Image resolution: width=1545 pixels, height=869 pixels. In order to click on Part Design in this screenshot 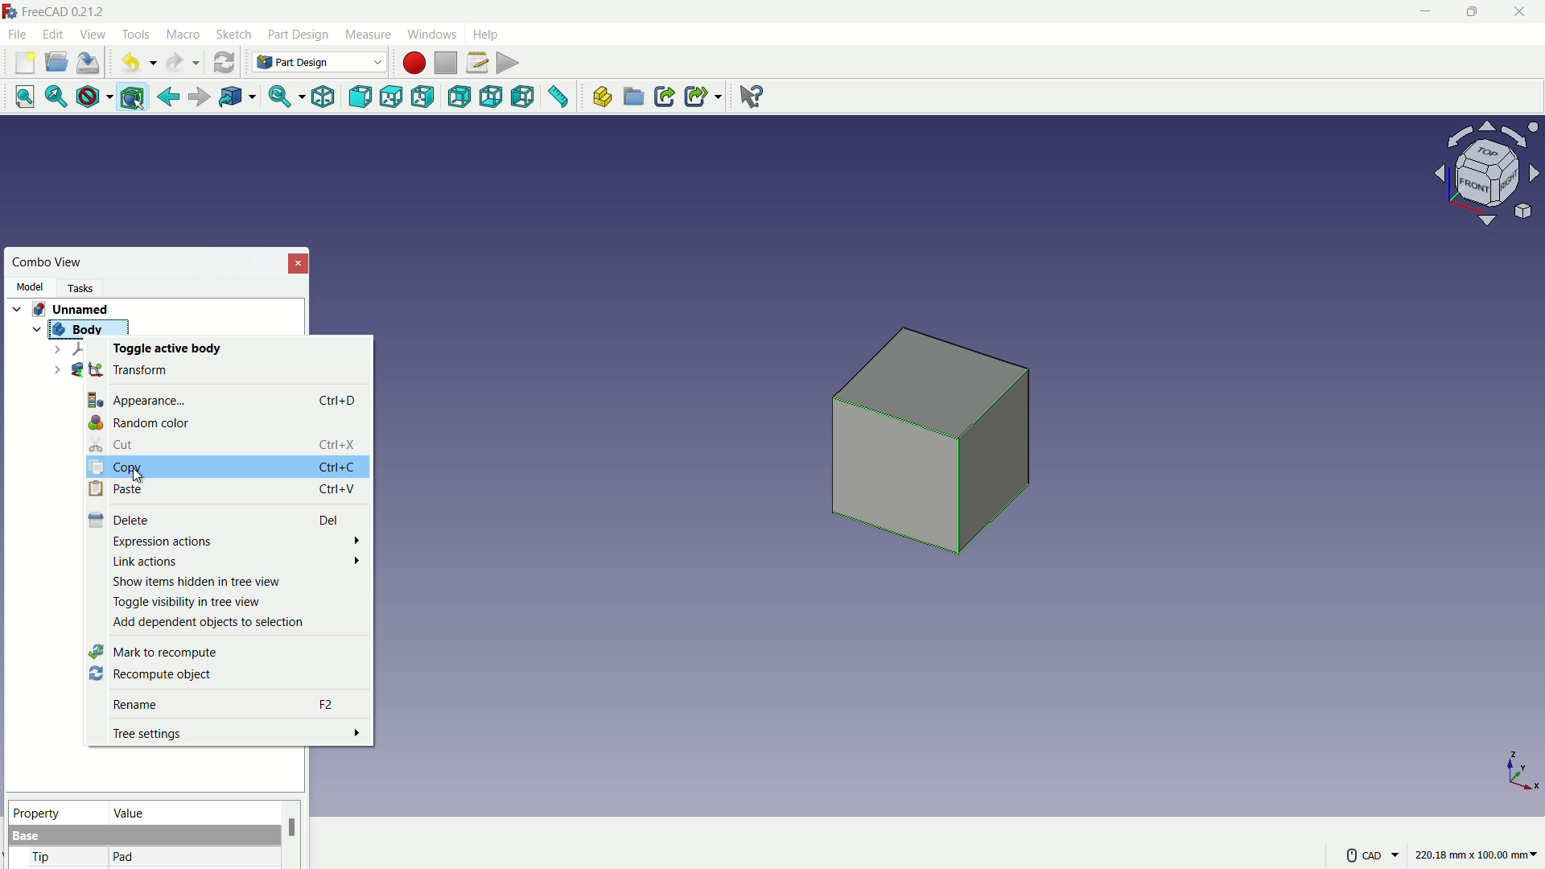, I will do `click(319, 62)`.